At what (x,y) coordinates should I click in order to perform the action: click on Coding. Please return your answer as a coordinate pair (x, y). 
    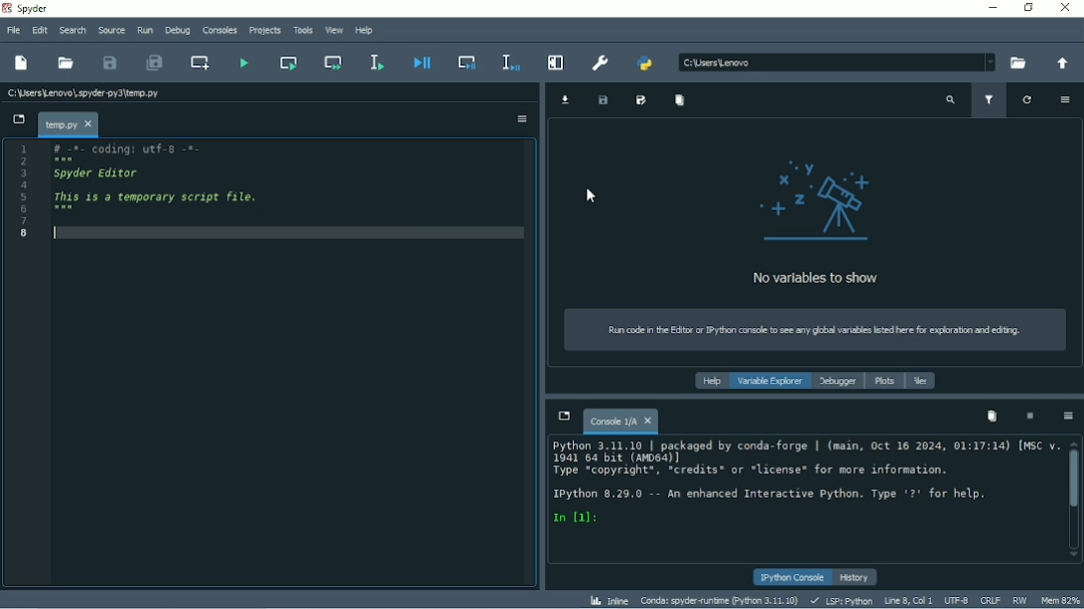
    Looking at the image, I should click on (122, 149).